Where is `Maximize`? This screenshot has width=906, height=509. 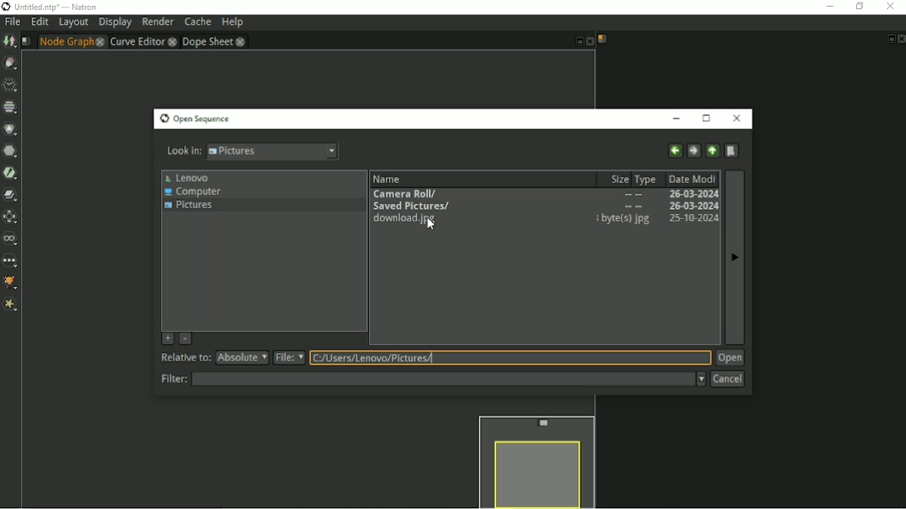 Maximize is located at coordinates (709, 119).